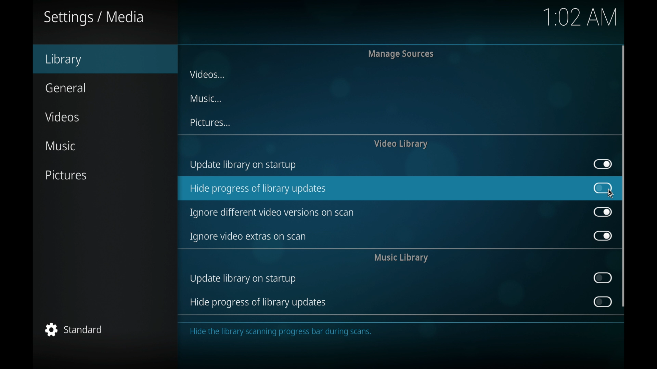  Describe the element at coordinates (61, 117) in the screenshot. I see `videos` at that location.